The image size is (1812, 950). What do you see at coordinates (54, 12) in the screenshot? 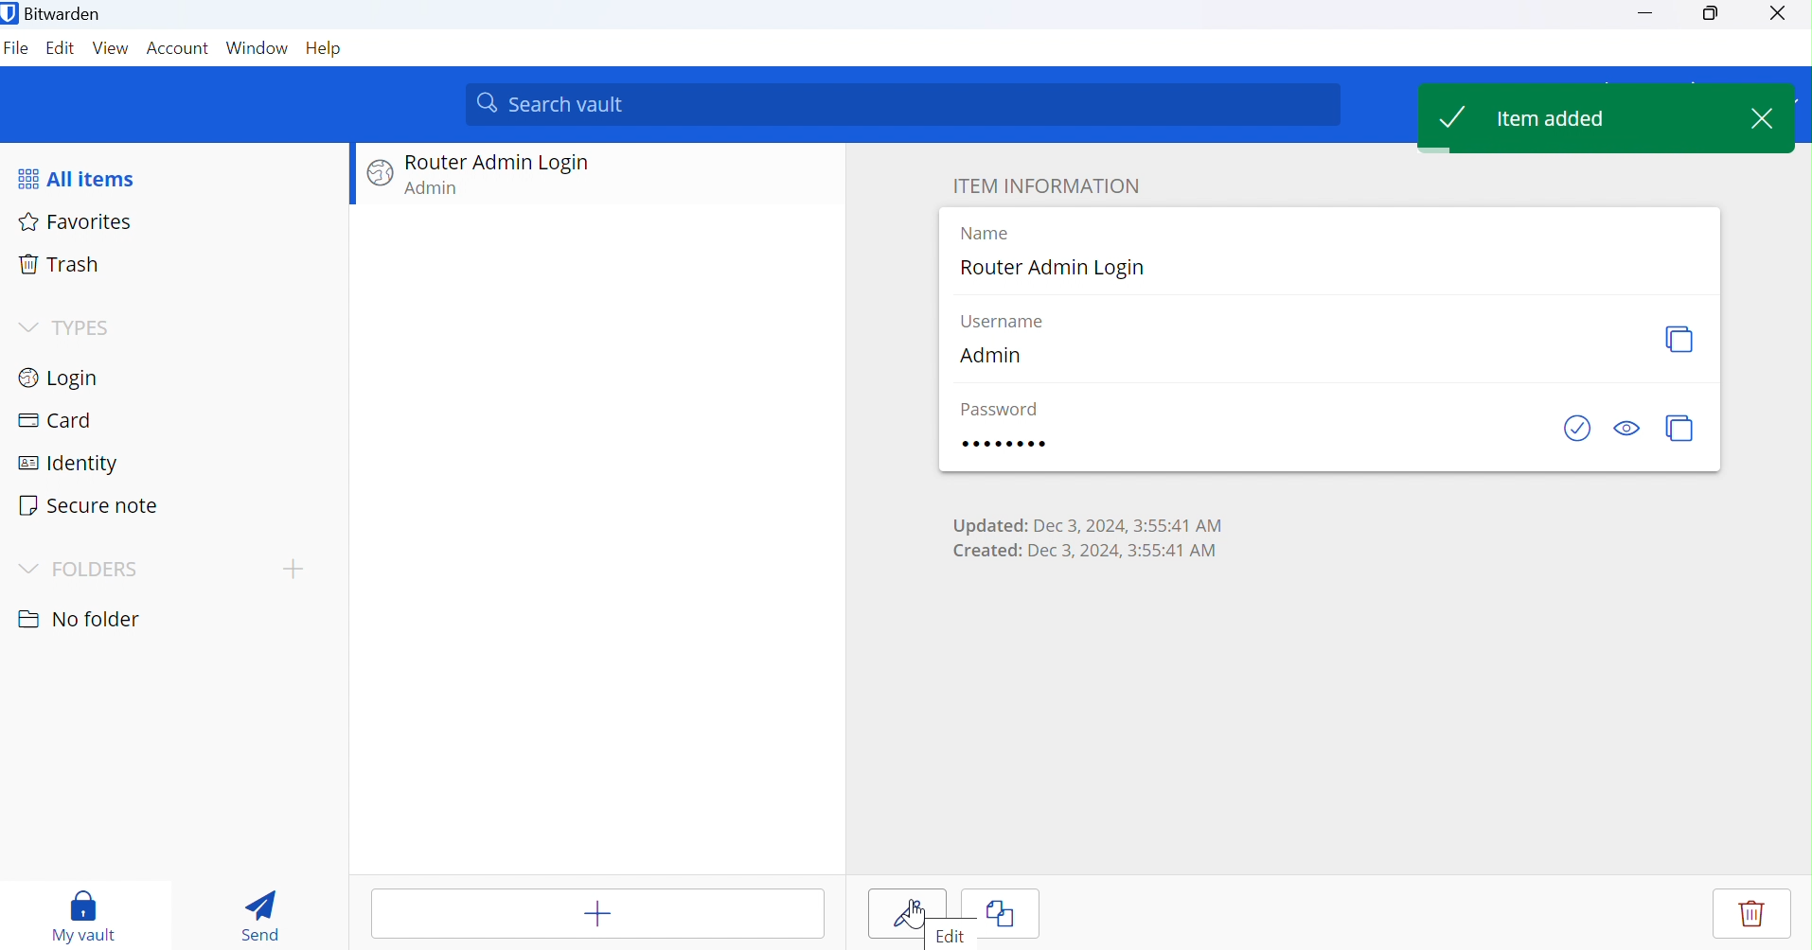
I see `Bitwarden` at bounding box center [54, 12].